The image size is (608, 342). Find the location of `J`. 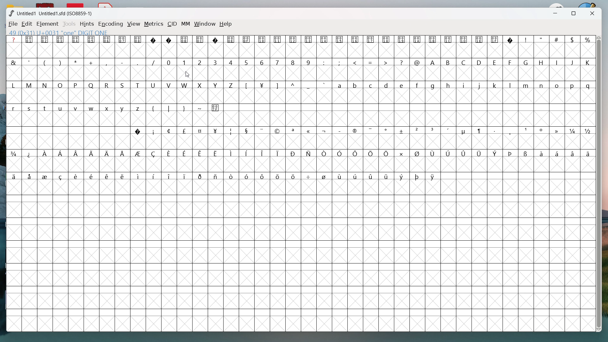

J is located at coordinates (573, 62).